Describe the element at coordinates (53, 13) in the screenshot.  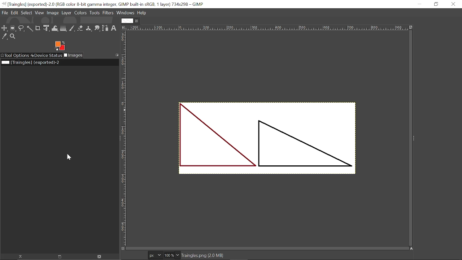
I see `Image` at that location.